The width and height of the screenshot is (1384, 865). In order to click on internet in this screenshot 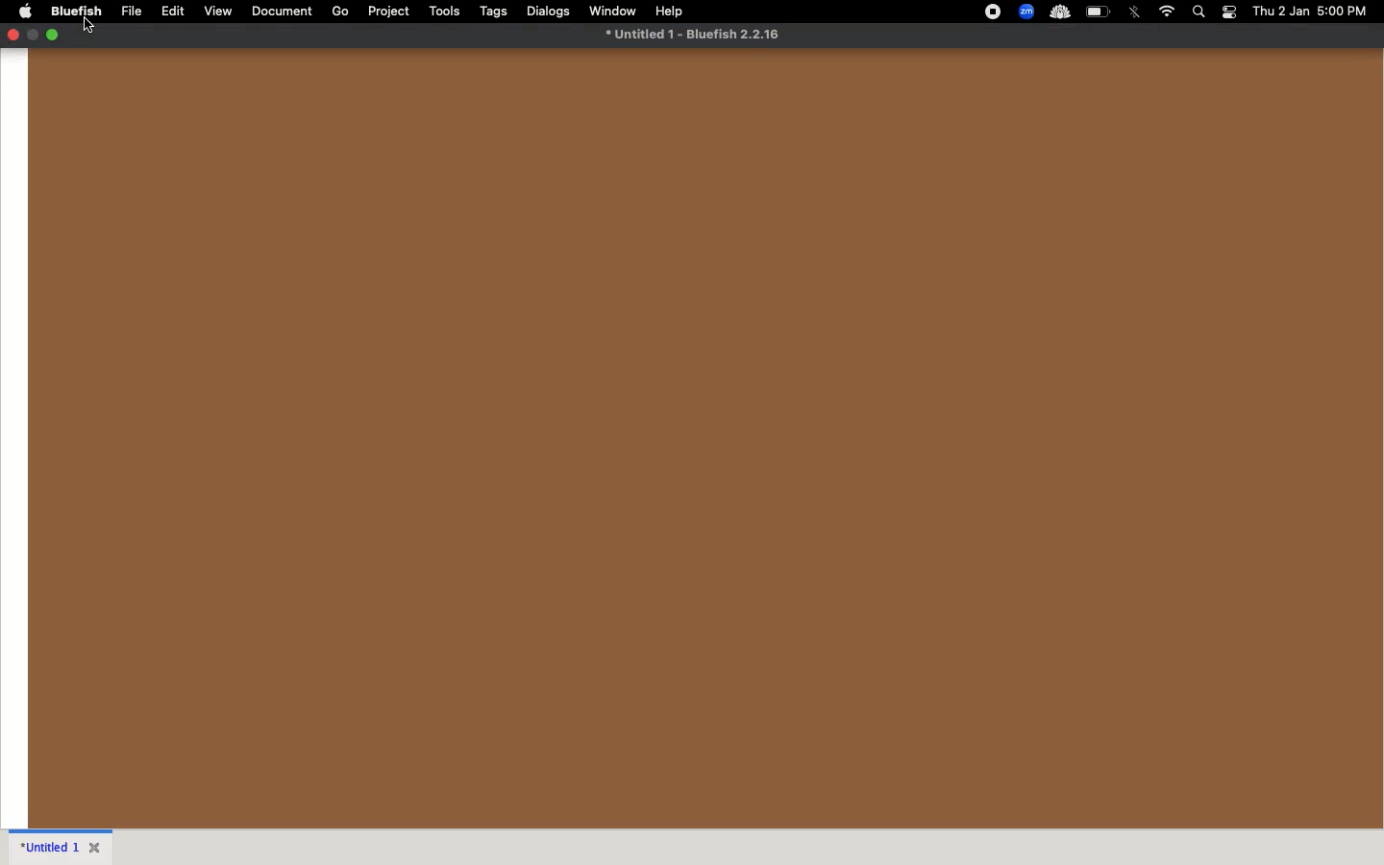, I will do `click(1168, 12)`.